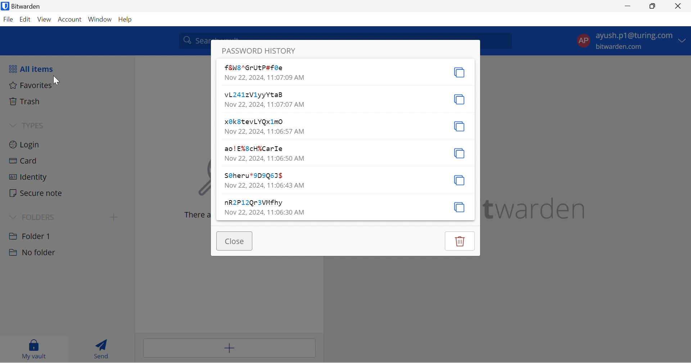 The image size is (691, 363). I want to click on Nov 22, 2024, 11:07:07 AM, so click(265, 104).